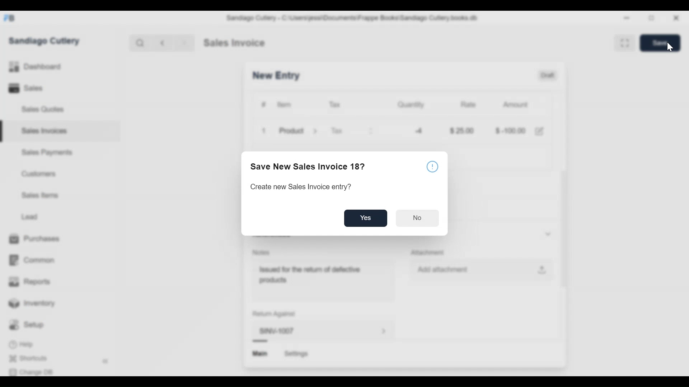 This screenshot has width=689, height=387. I want to click on Cursor, so click(669, 47).